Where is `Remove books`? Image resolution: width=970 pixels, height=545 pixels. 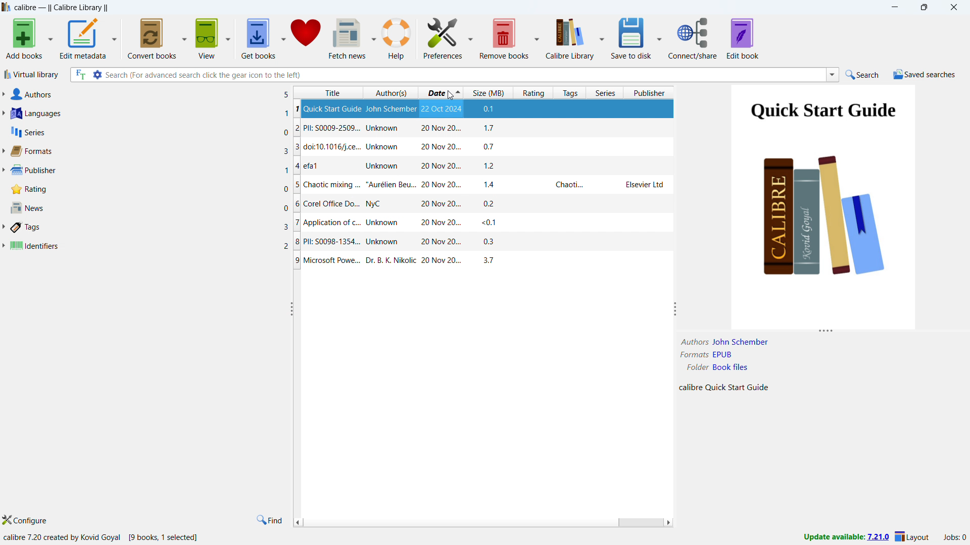 Remove books is located at coordinates (504, 37).